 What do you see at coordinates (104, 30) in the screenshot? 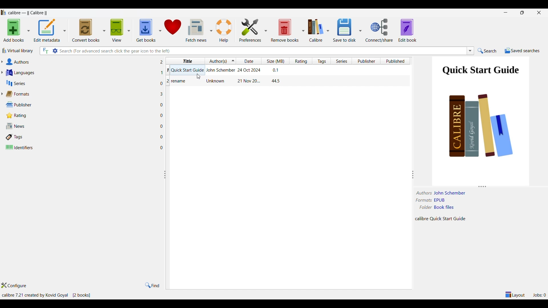
I see `Convert book options` at bounding box center [104, 30].